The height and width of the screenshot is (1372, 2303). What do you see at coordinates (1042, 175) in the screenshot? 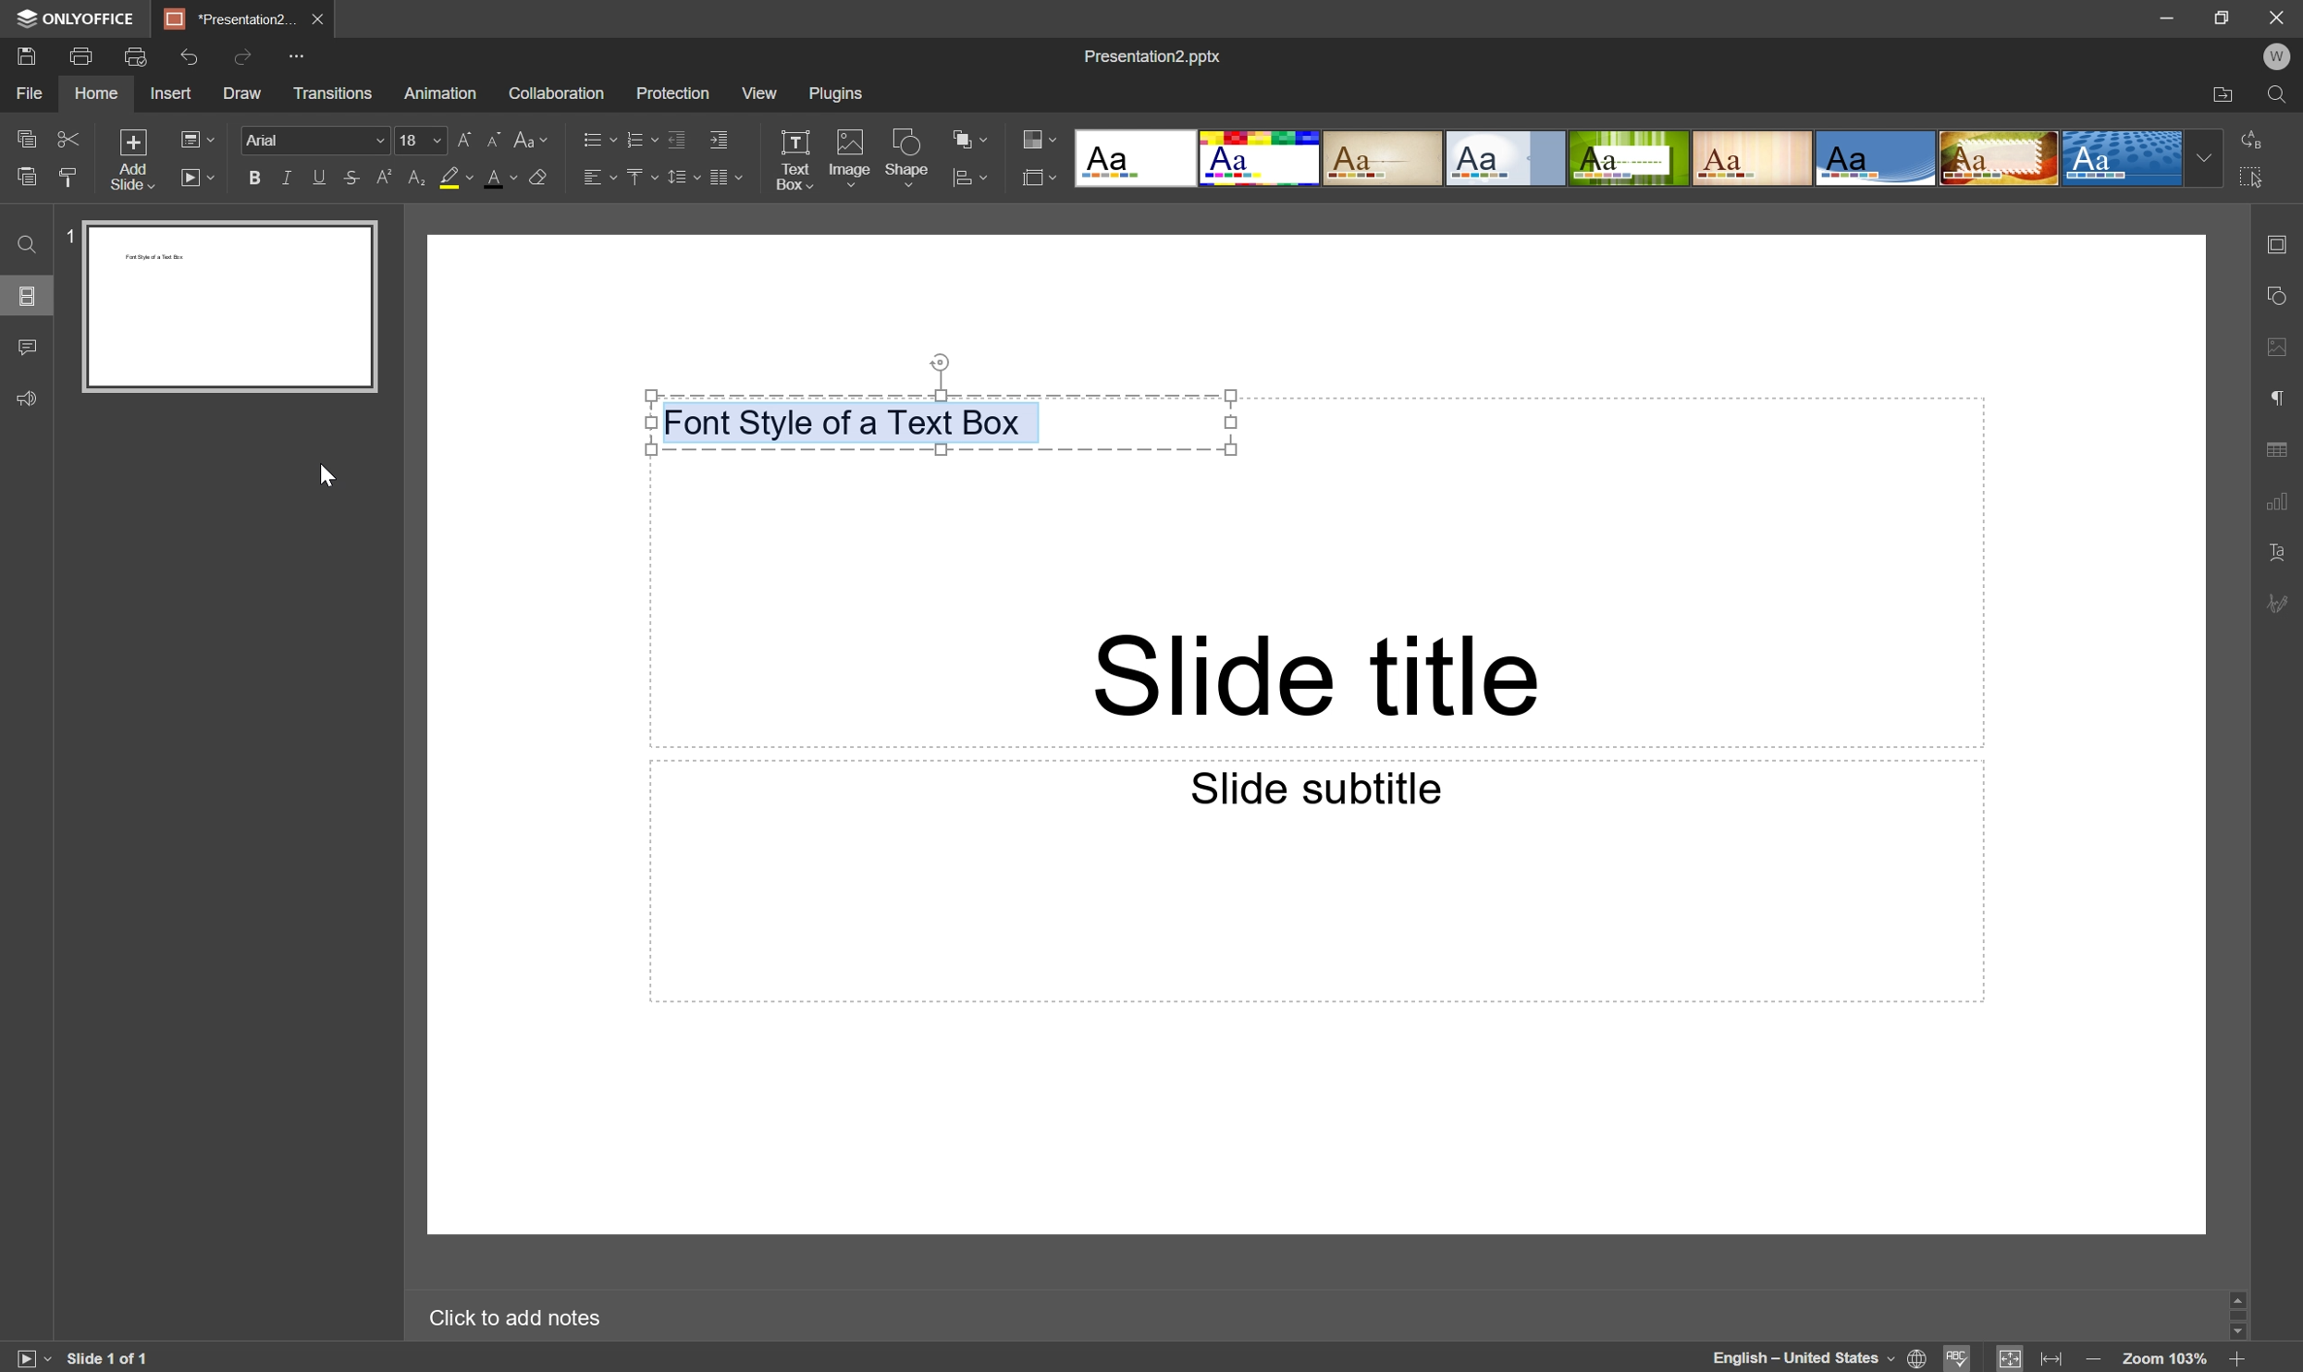
I see `Select slide layout` at bounding box center [1042, 175].